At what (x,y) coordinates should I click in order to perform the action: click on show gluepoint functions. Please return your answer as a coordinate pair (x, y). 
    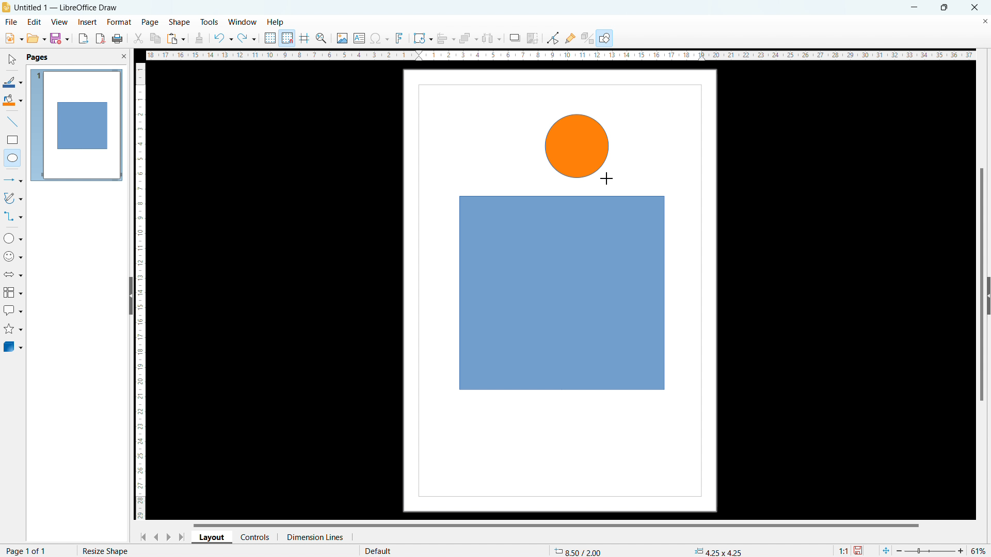
    Looking at the image, I should click on (570, 38).